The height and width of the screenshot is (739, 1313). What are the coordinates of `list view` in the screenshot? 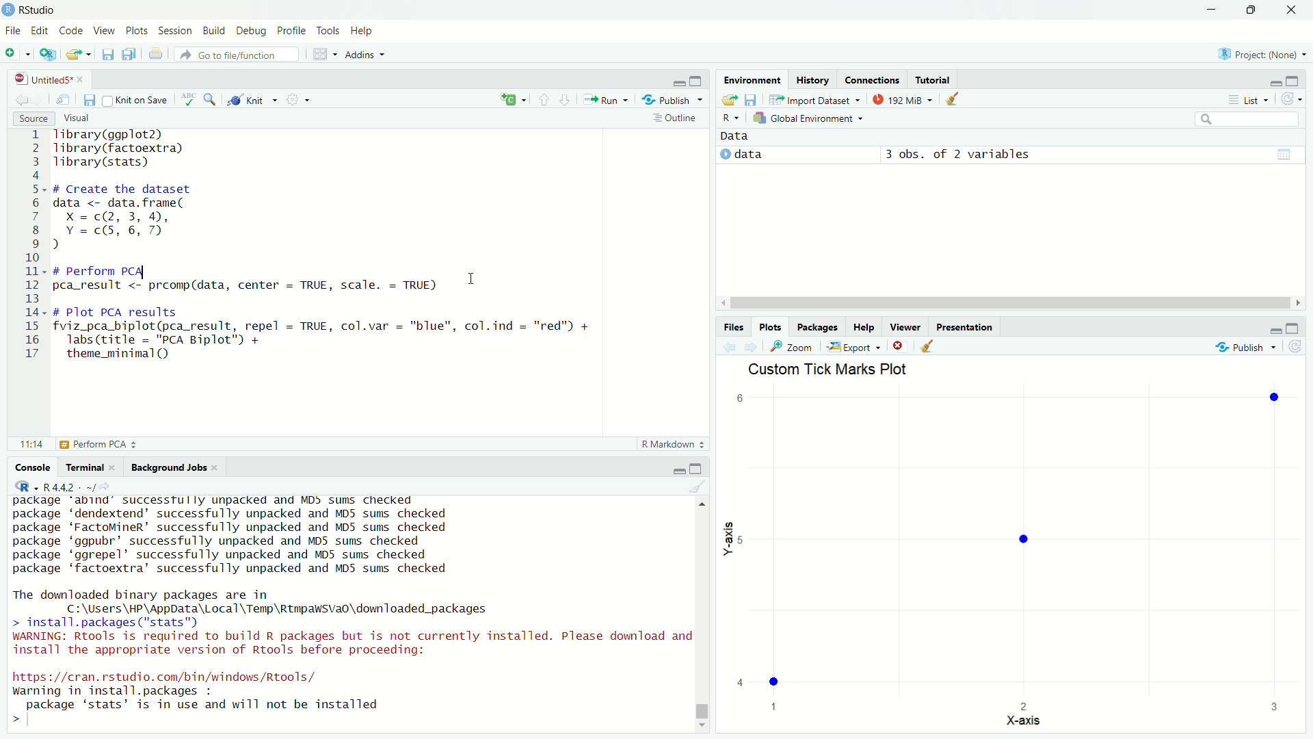 It's located at (1248, 99).